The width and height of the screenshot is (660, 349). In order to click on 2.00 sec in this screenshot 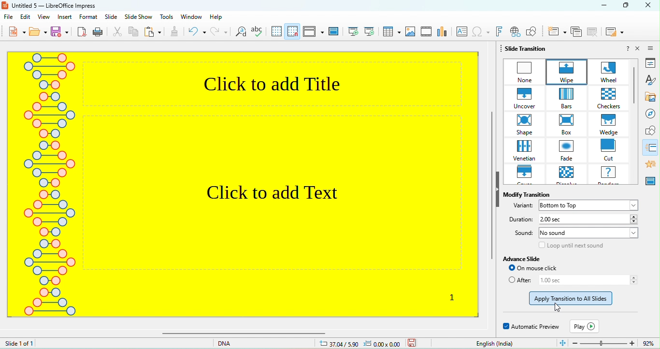, I will do `click(587, 219)`.